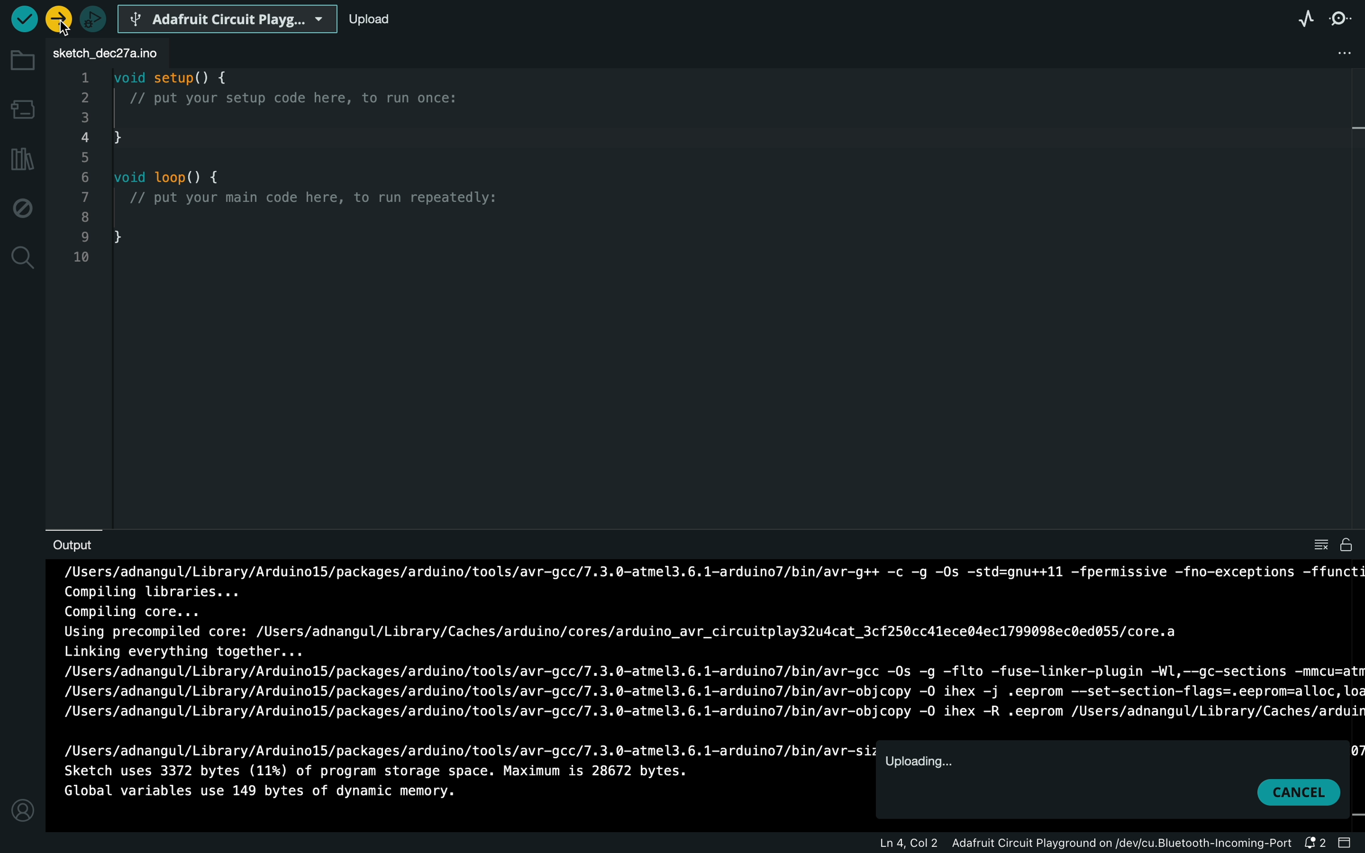  I want to click on code, so click(309, 177).